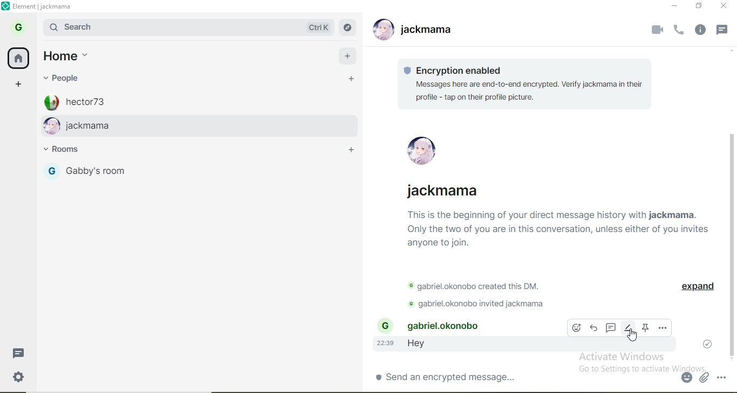  Describe the element at coordinates (51, 127) in the screenshot. I see `profile image` at that location.